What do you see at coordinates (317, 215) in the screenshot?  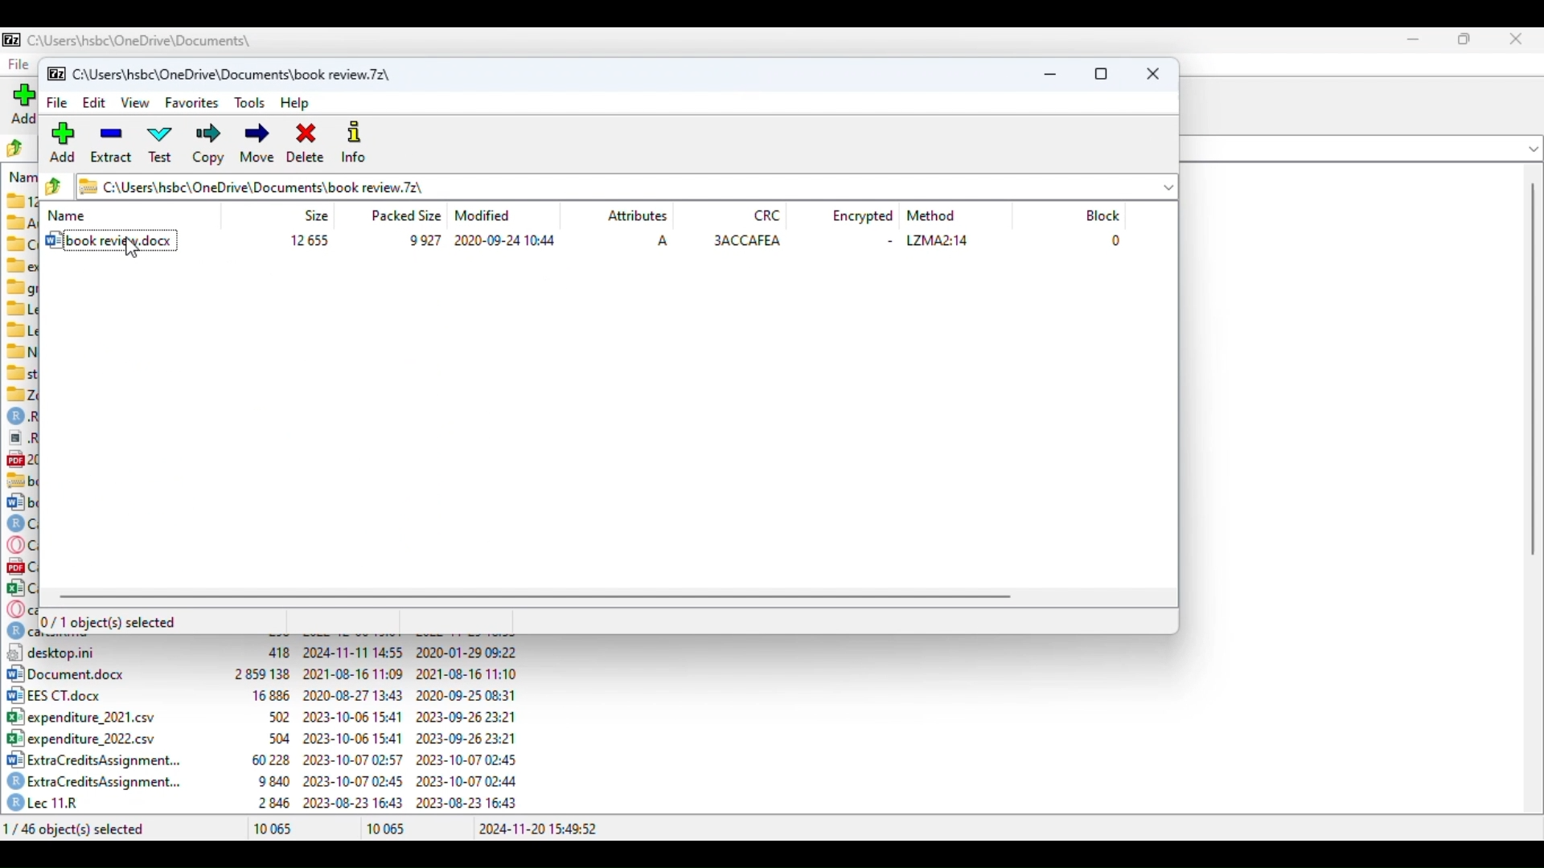 I see `size` at bounding box center [317, 215].